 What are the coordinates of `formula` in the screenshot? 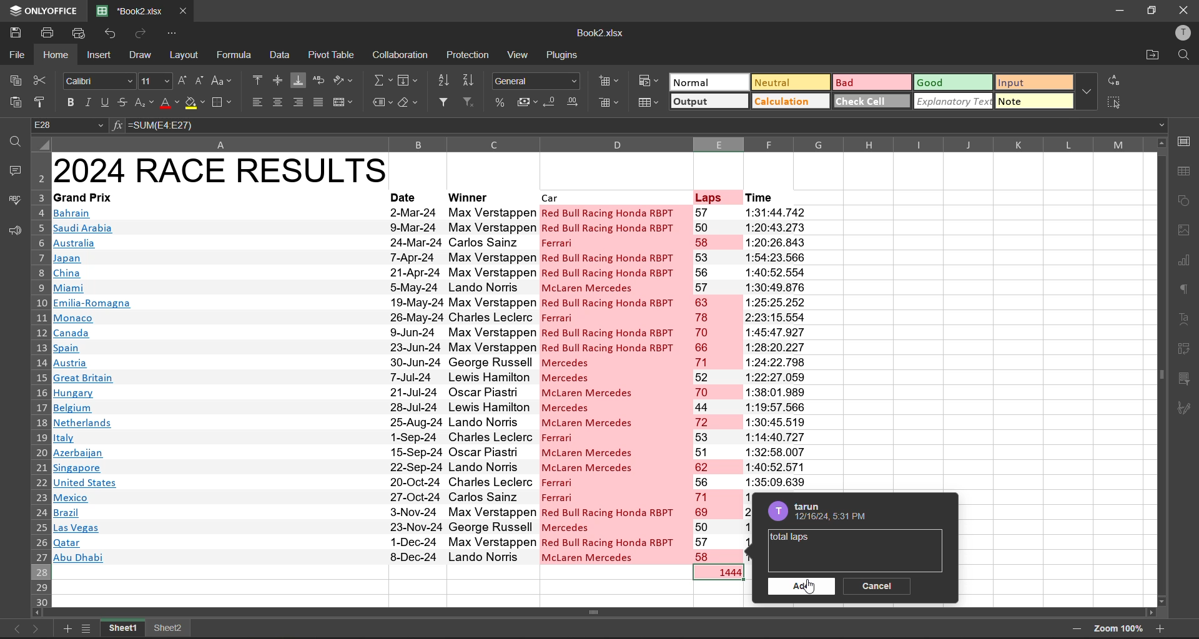 It's located at (233, 55).